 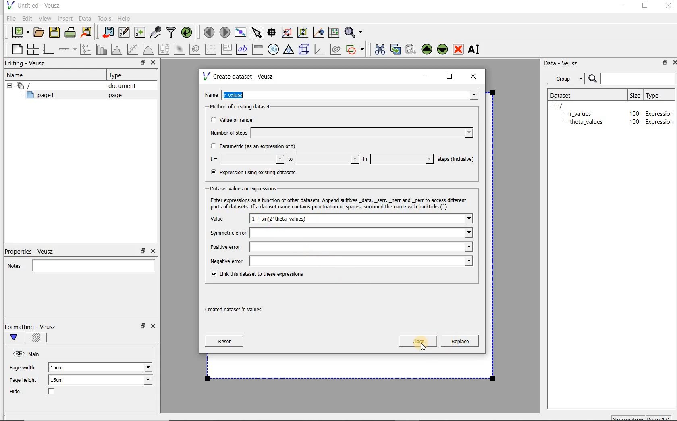 I want to click on in , so click(x=397, y=159).